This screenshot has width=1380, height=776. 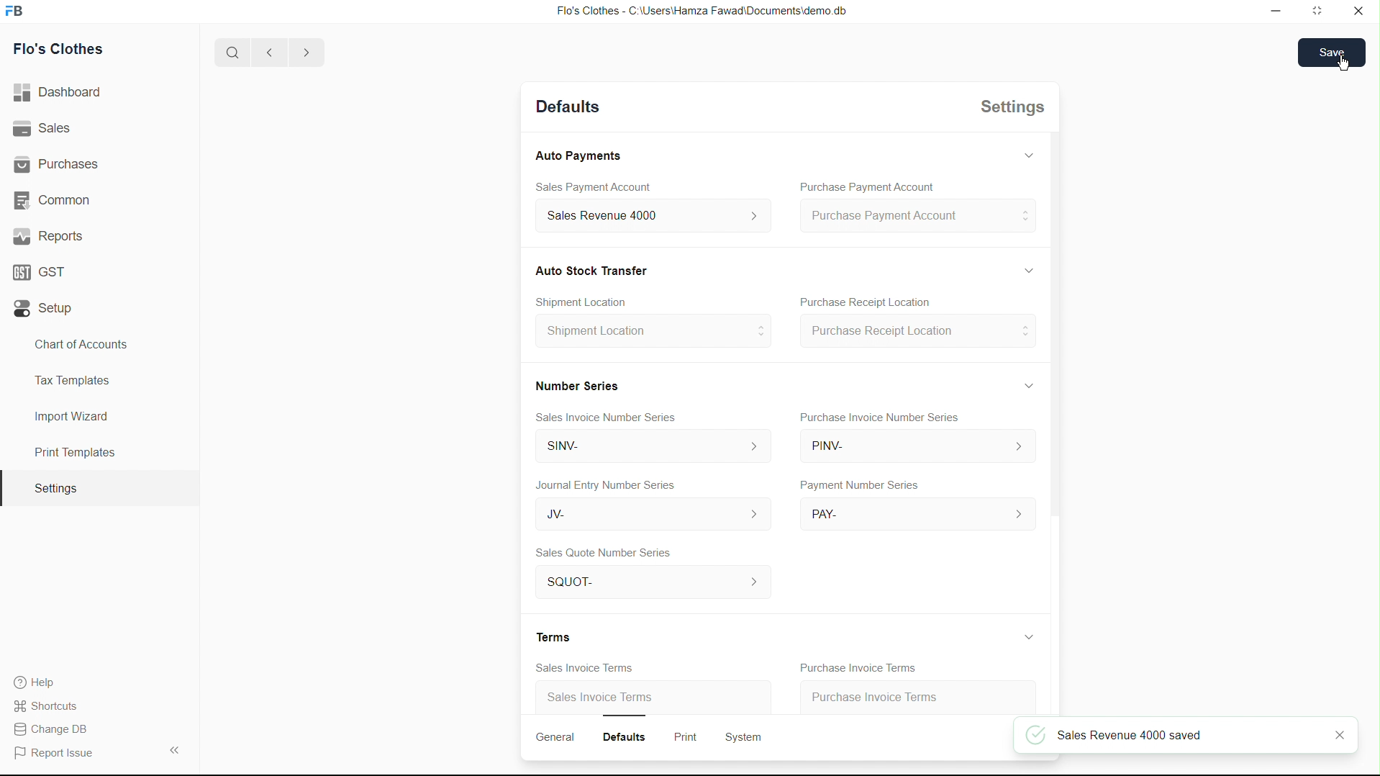 I want to click on General, so click(x=553, y=737).